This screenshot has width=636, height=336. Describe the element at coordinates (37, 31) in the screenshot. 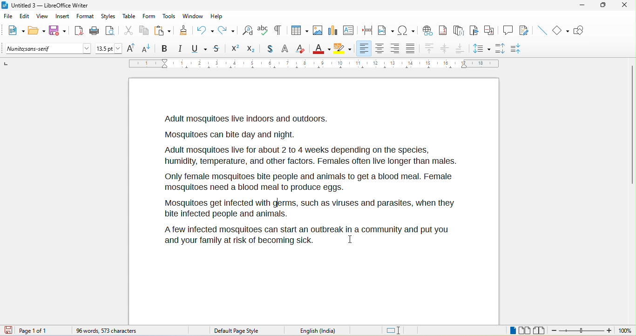

I see `open` at that location.